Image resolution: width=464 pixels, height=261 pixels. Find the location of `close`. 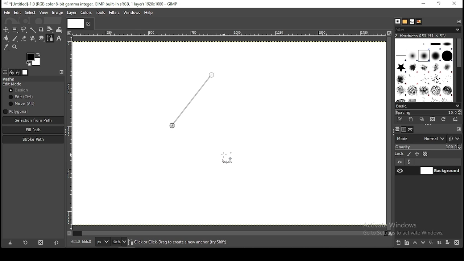

close is located at coordinates (88, 25).